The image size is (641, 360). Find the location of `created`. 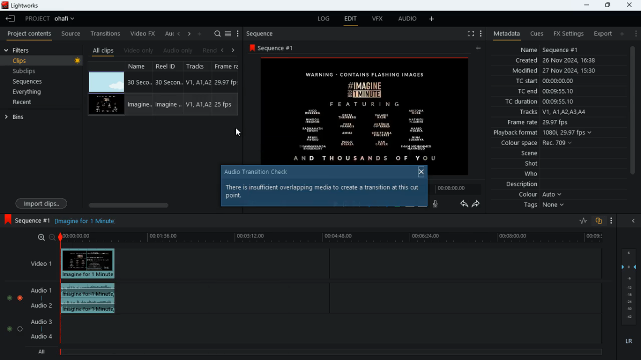

created is located at coordinates (556, 61).